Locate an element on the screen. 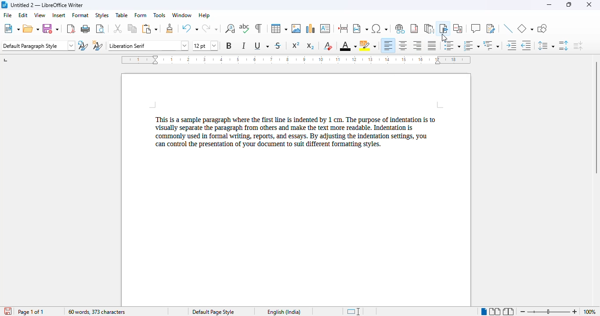 The image size is (600, 316). paste is located at coordinates (150, 29).